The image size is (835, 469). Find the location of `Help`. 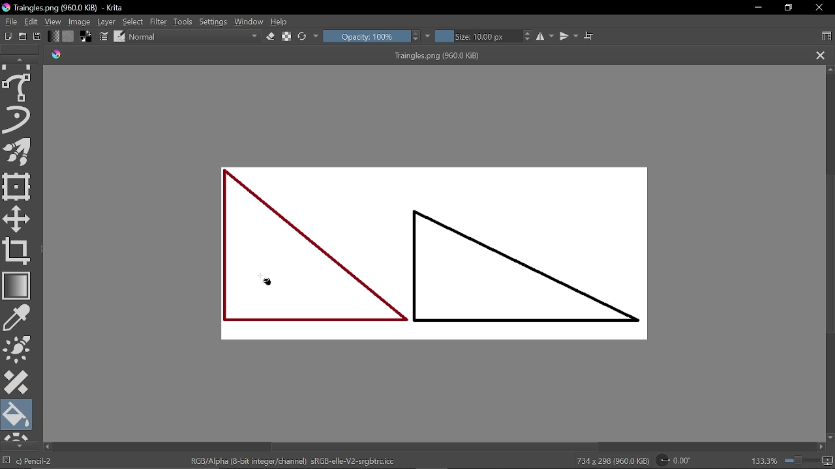

Help is located at coordinates (283, 23).